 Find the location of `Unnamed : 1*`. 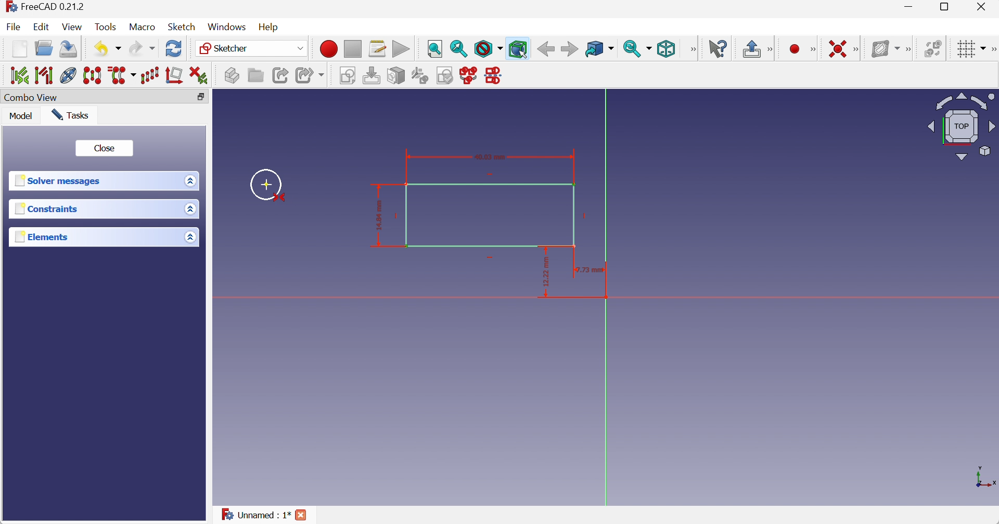

Unnamed : 1* is located at coordinates (255, 513).